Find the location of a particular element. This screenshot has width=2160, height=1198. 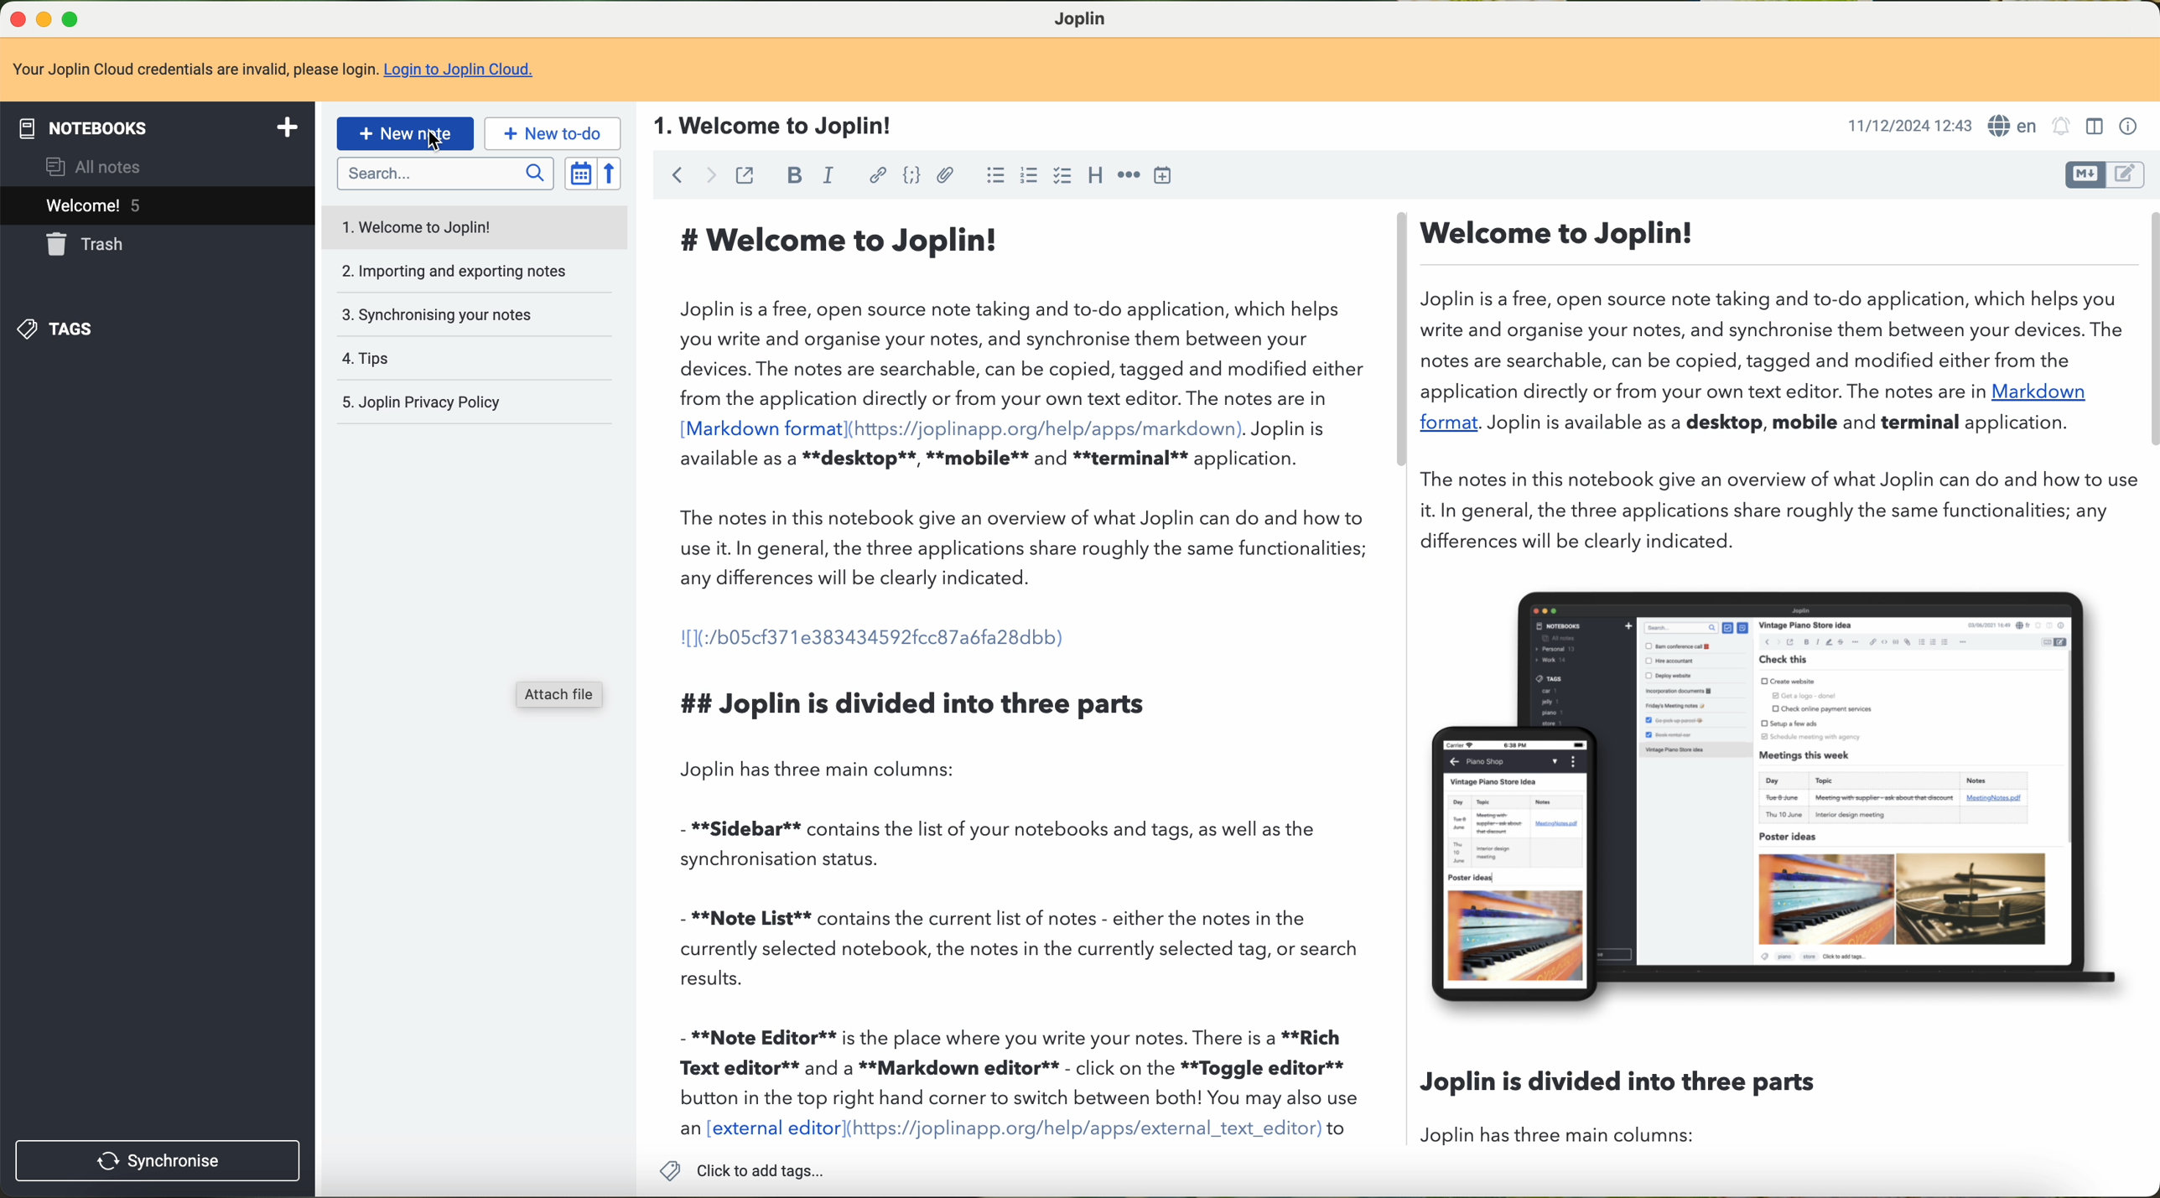

synchronising your notes is located at coordinates (437, 315).